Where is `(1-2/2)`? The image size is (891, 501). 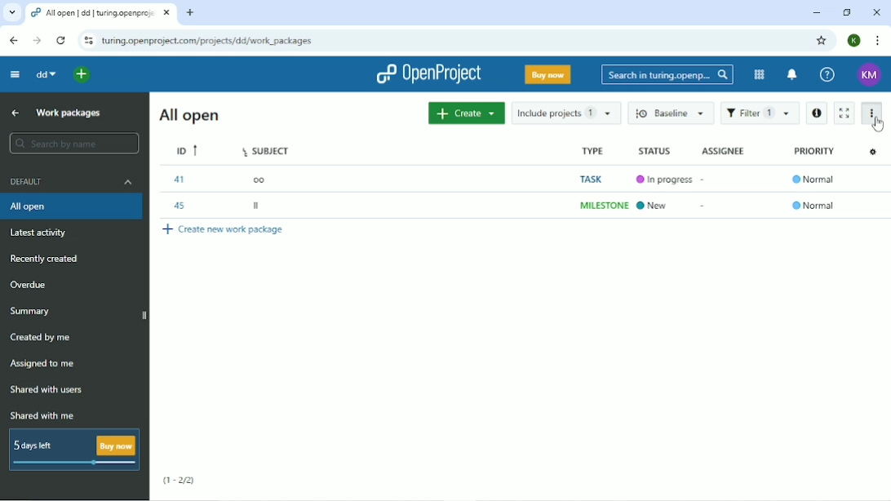
(1-2/2) is located at coordinates (182, 479).